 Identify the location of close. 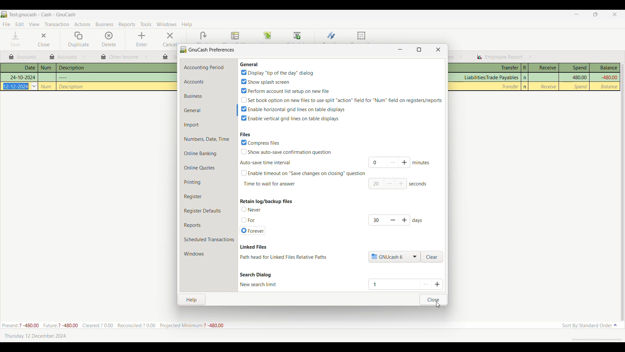
(85, 57).